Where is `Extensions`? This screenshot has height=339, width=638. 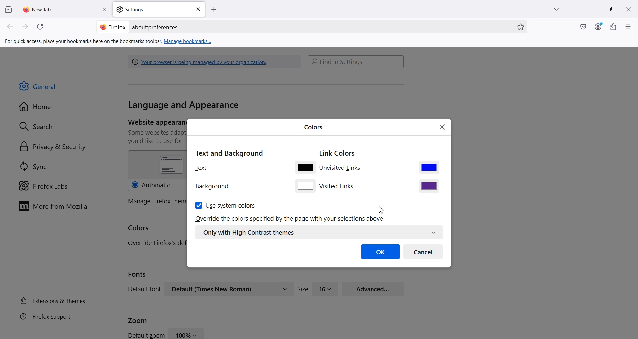 Extensions is located at coordinates (614, 27).